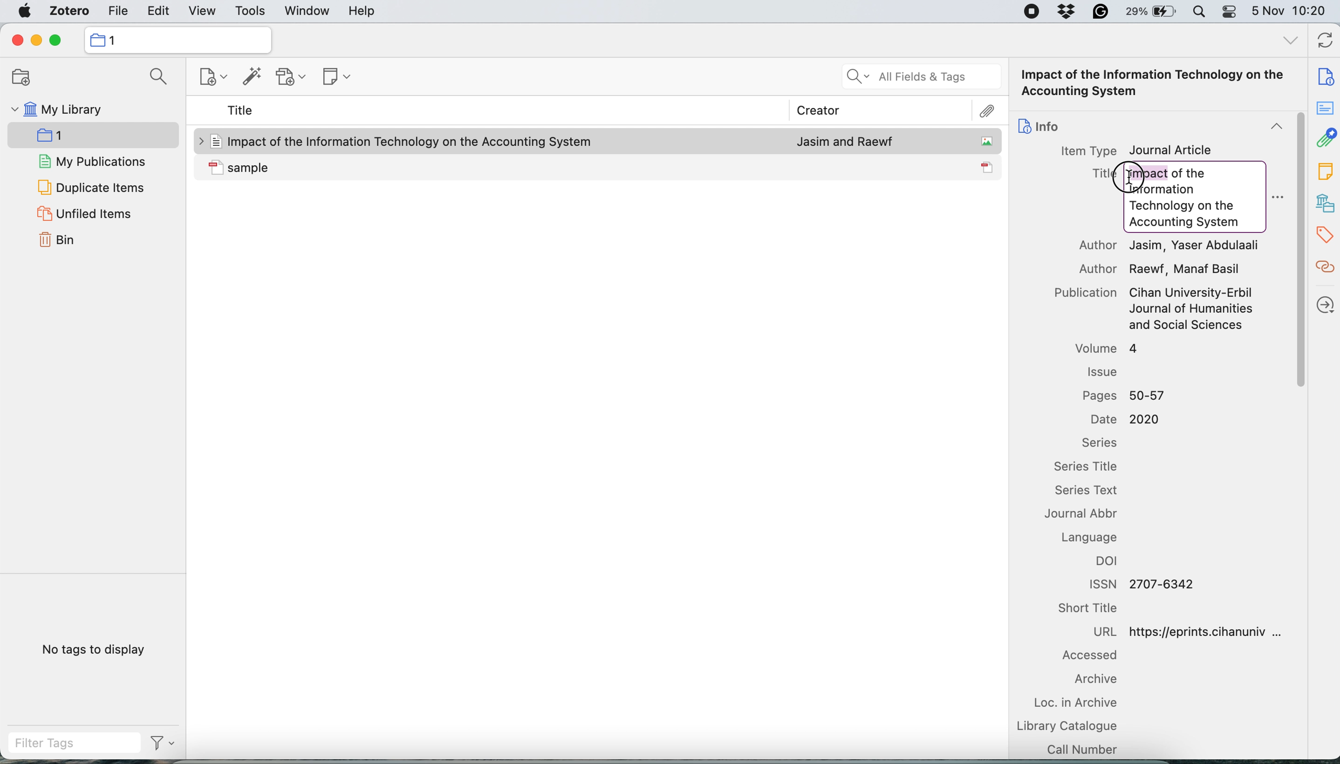  What do you see at coordinates (1324, 269) in the screenshot?
I see `related` at bounding box center [1324, 269].